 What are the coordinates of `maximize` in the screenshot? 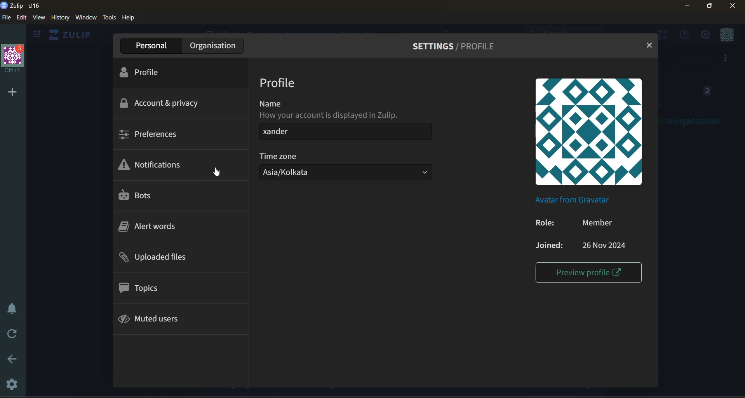 It's located at (708, 7).